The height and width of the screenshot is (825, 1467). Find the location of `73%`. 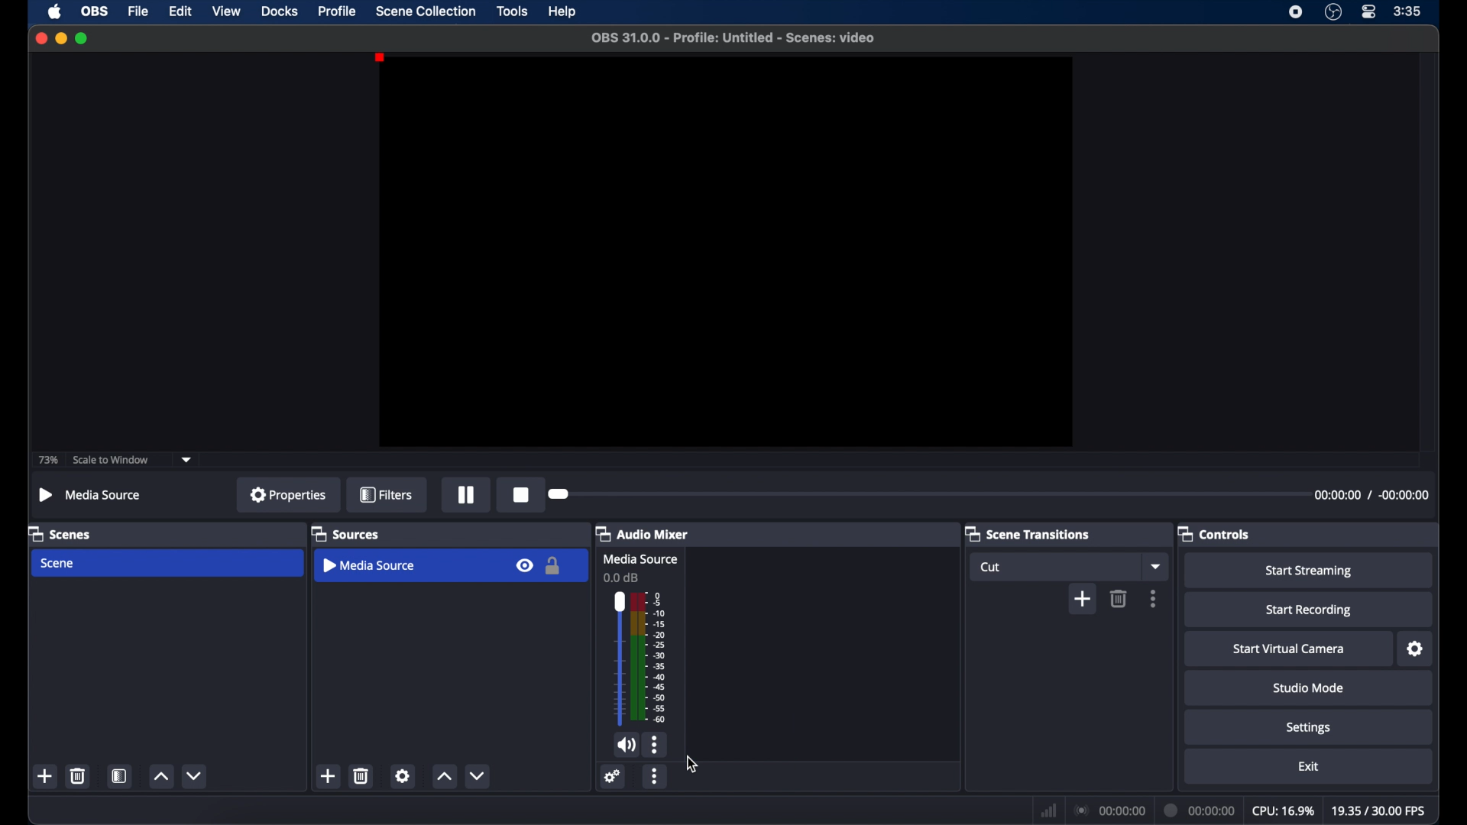

73% is located at coordinates (47, 460).